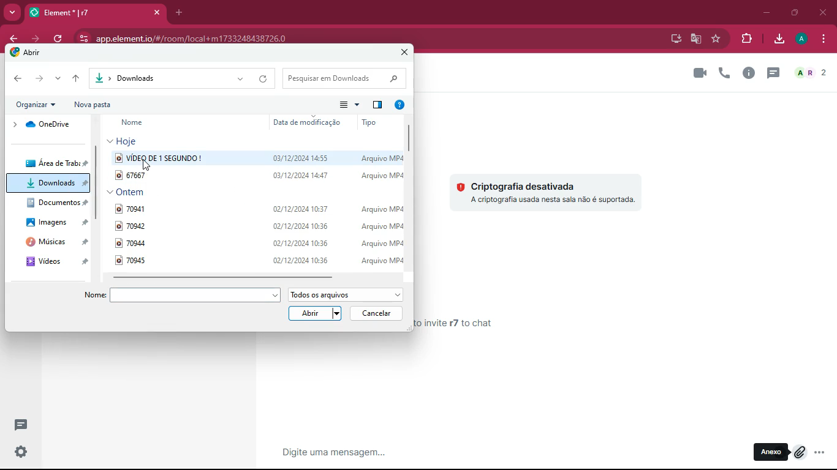 The width and height of the screenshot is (837, 470). Describe the element at coordinates (794, 12) in the screenshot. I see `maximize` at that location.